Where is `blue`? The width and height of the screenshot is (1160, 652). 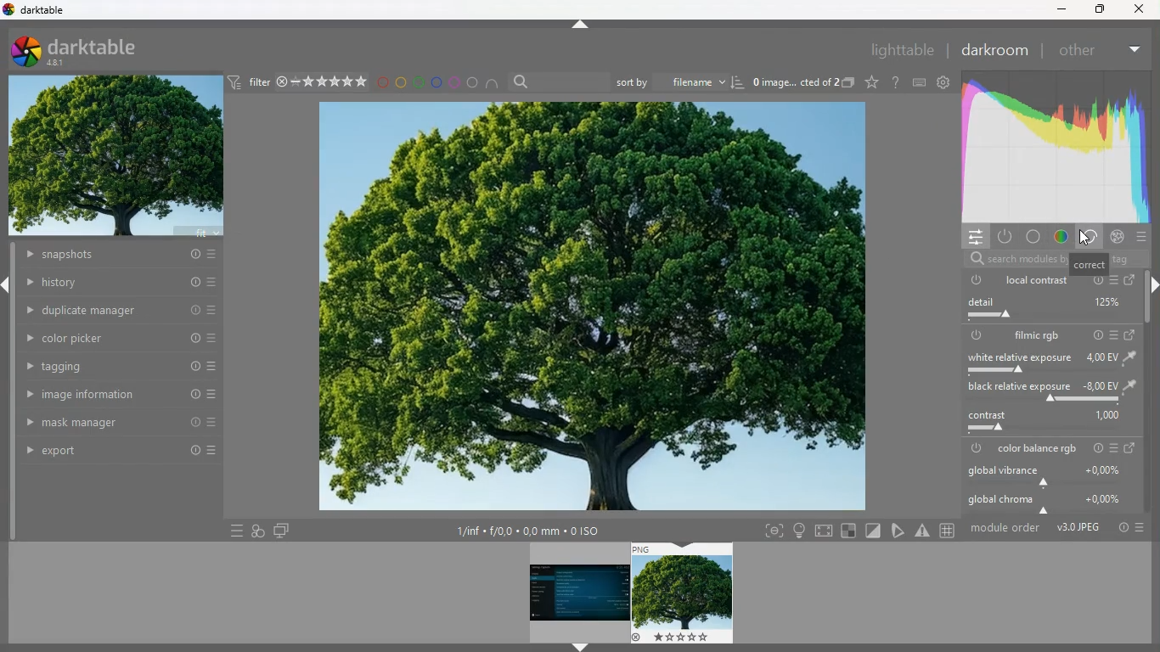
blue is located at coordinates (437, 82).